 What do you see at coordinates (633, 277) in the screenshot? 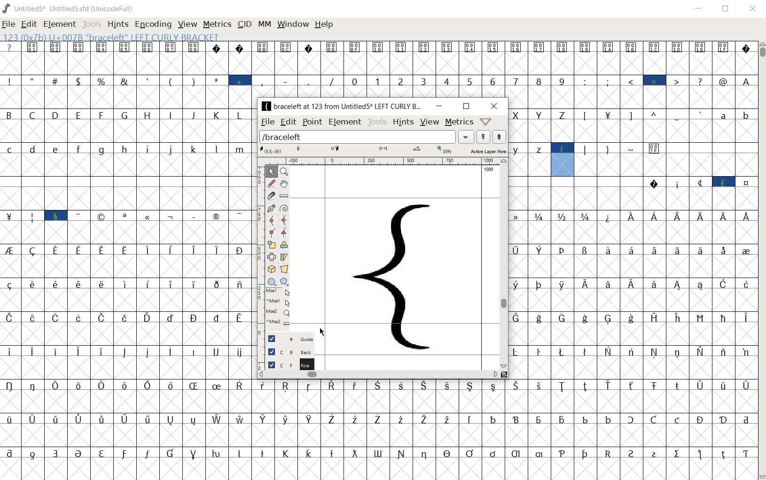
I see `glyph characters` at bounding box center [633, 277].